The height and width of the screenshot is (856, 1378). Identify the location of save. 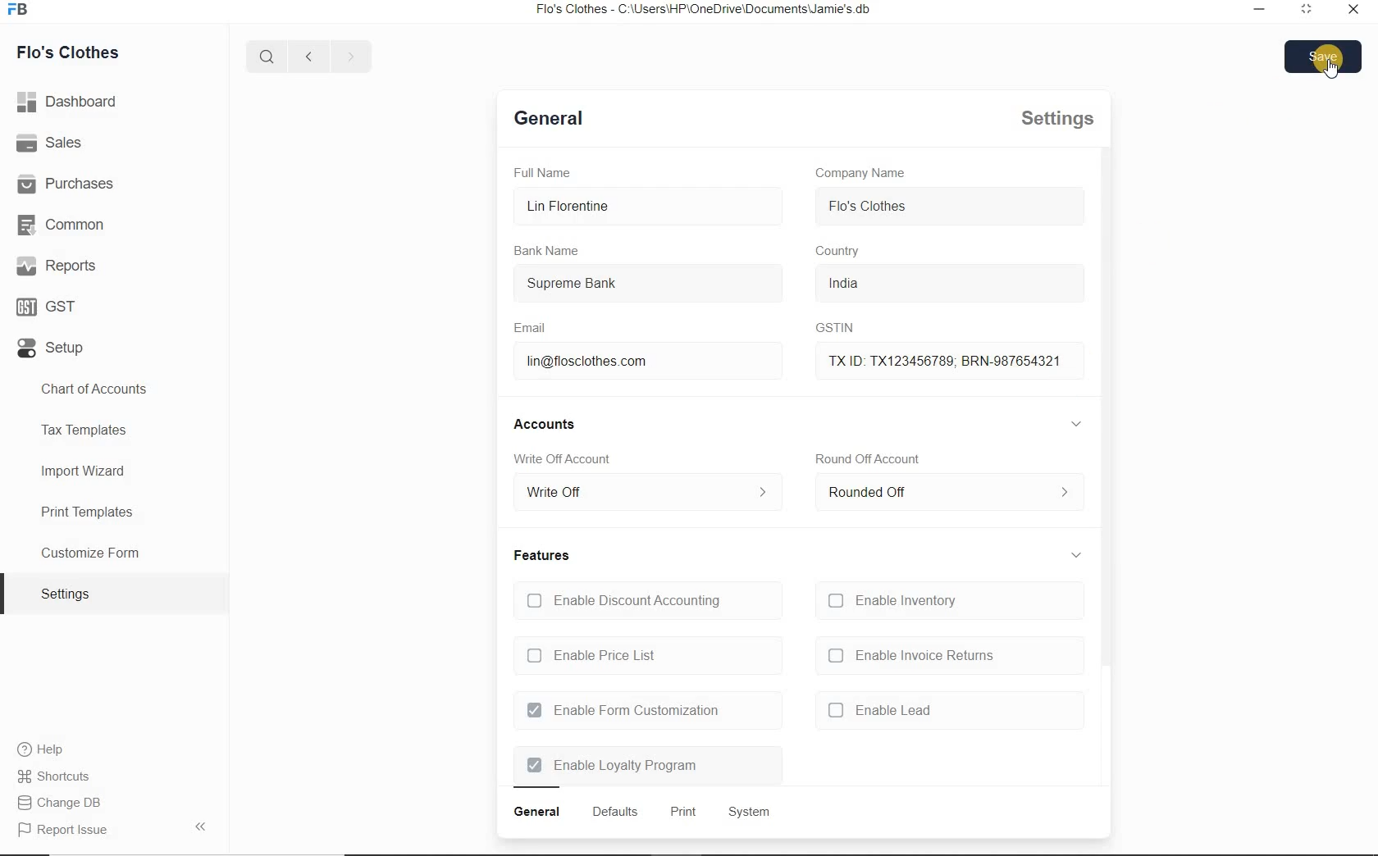
(1326, 55).